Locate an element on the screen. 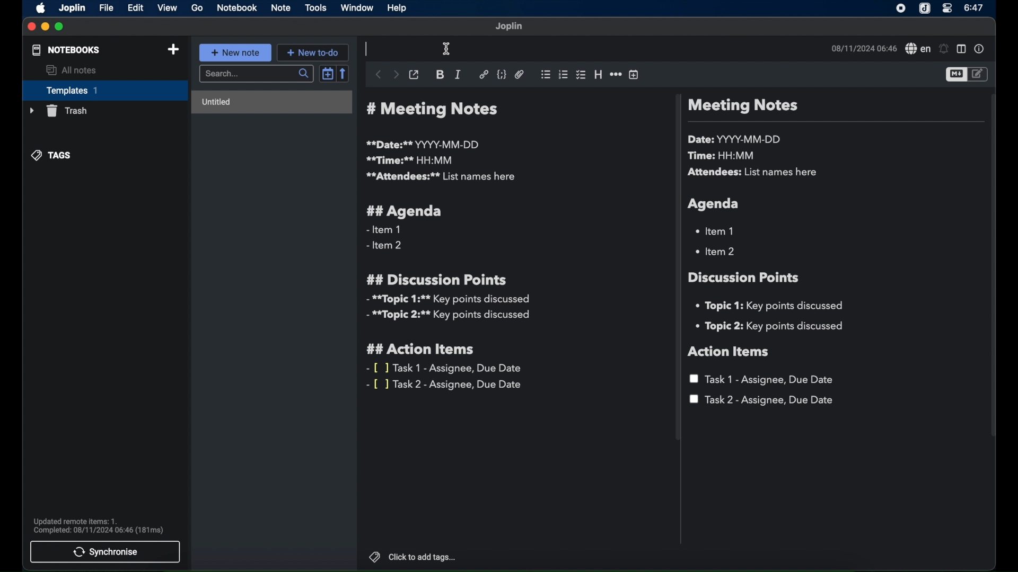 The image size is (1018, 572). all notes is located at coordinates (72, 70).